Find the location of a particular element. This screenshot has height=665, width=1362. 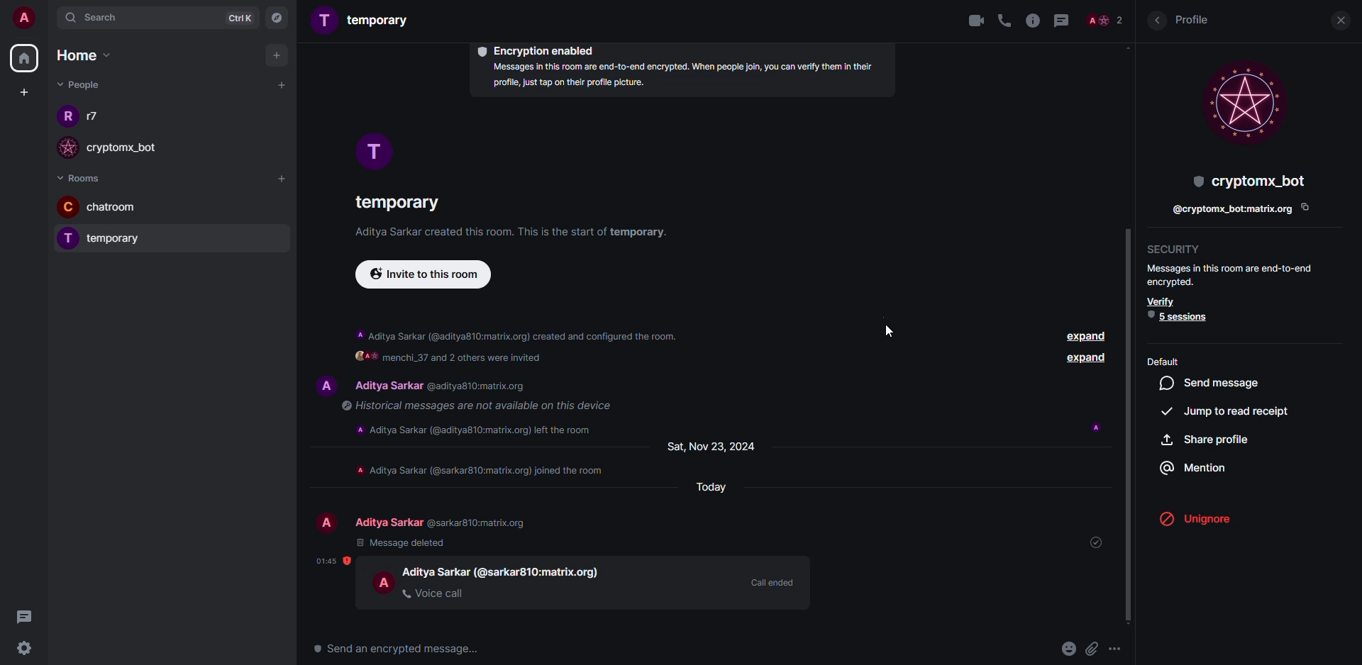

verify is located at coordinates (1161, 301).